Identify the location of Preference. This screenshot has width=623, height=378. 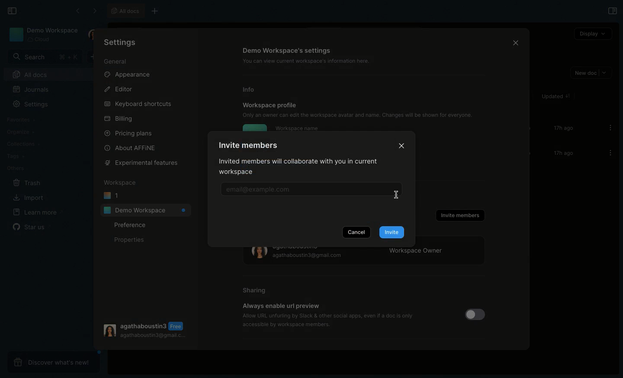
(131, 225).